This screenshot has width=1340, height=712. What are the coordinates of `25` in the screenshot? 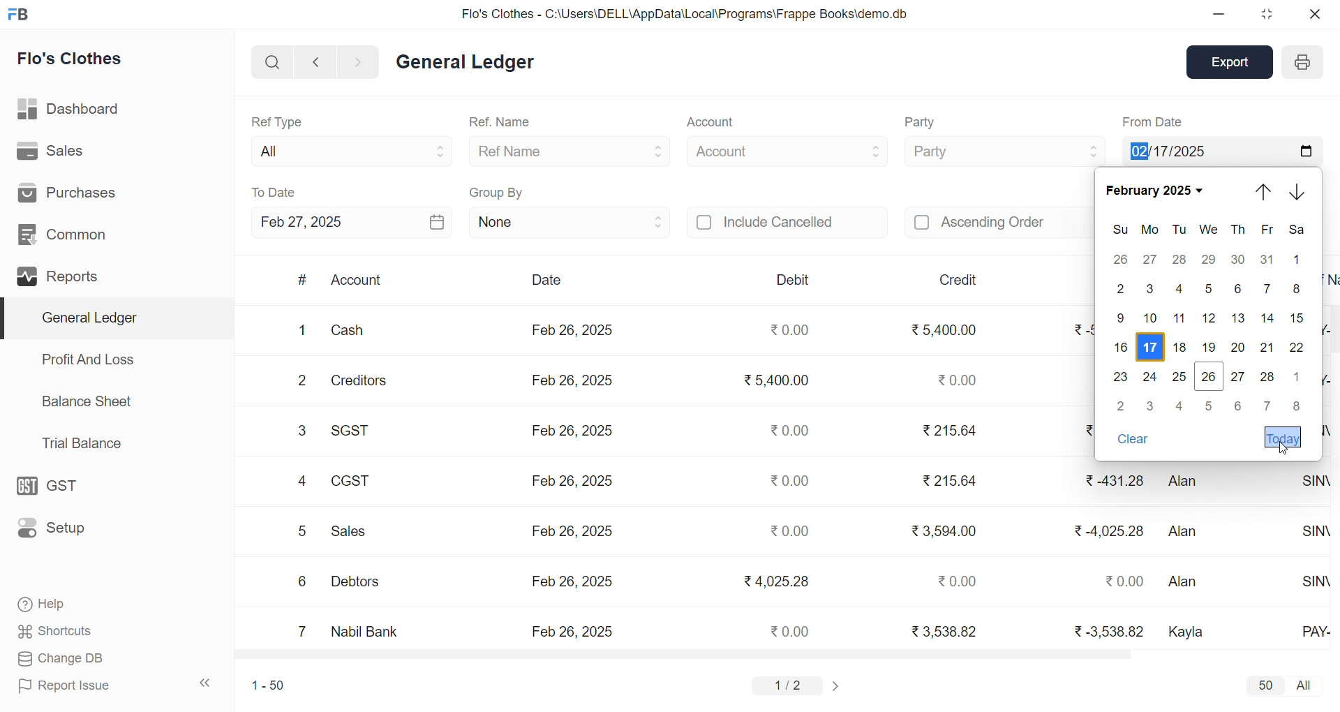 It's located at (1180, 376).